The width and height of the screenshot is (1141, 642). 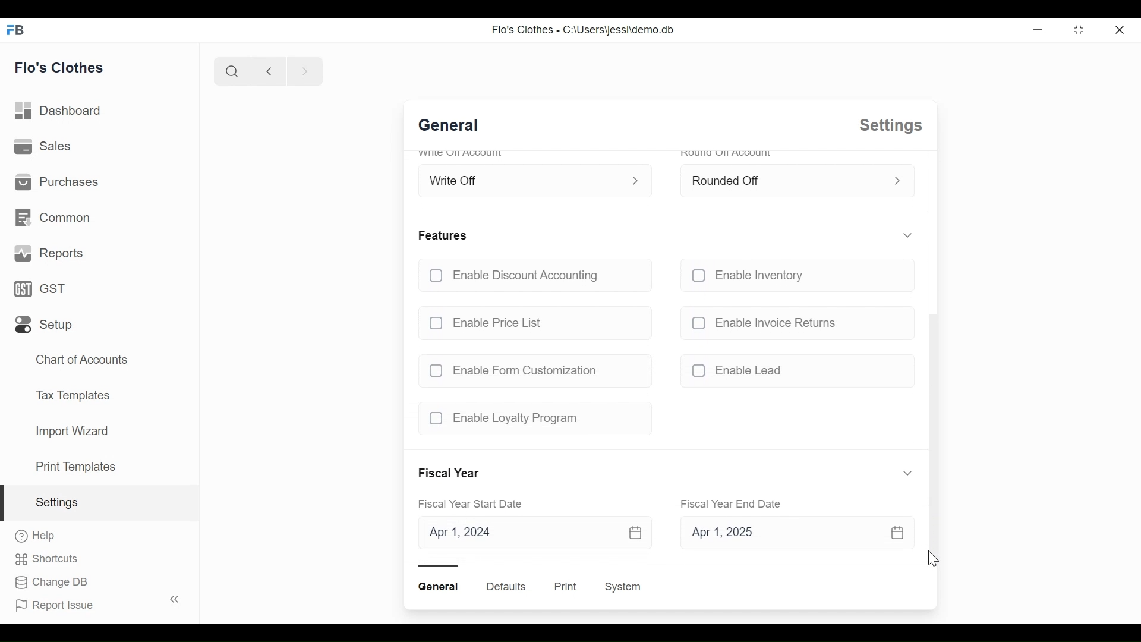 I want to click on Help, so click(x=36, y=537).